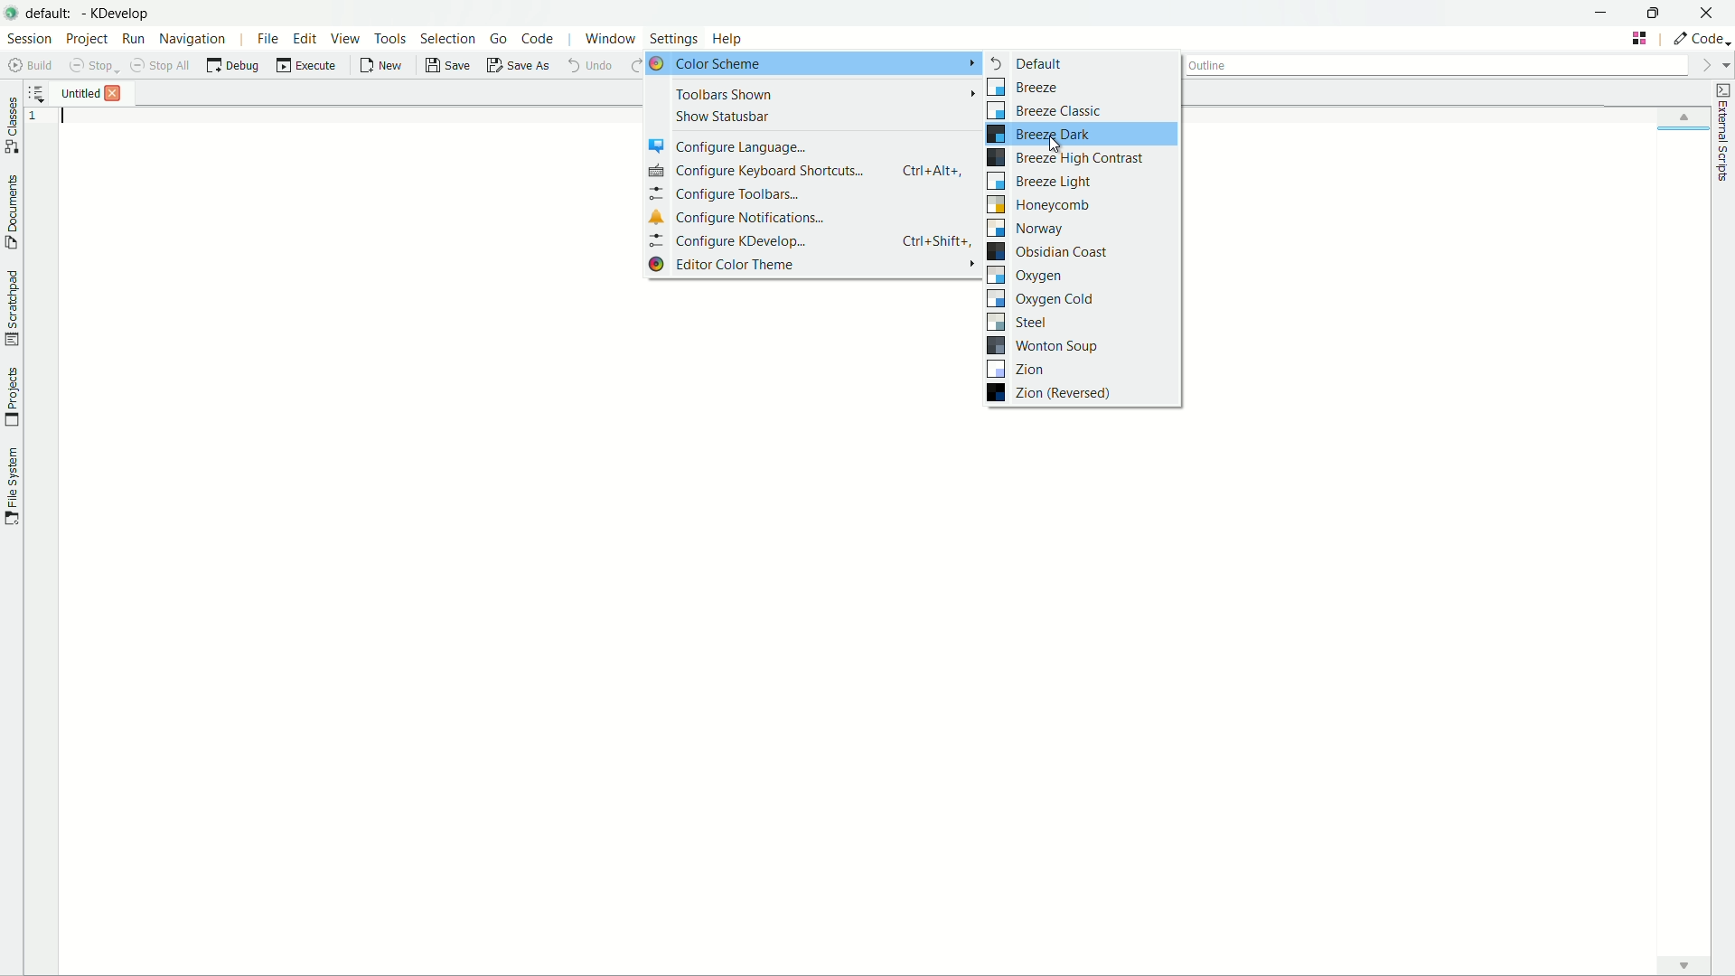  I want to click on navigation, so click(192, 41).